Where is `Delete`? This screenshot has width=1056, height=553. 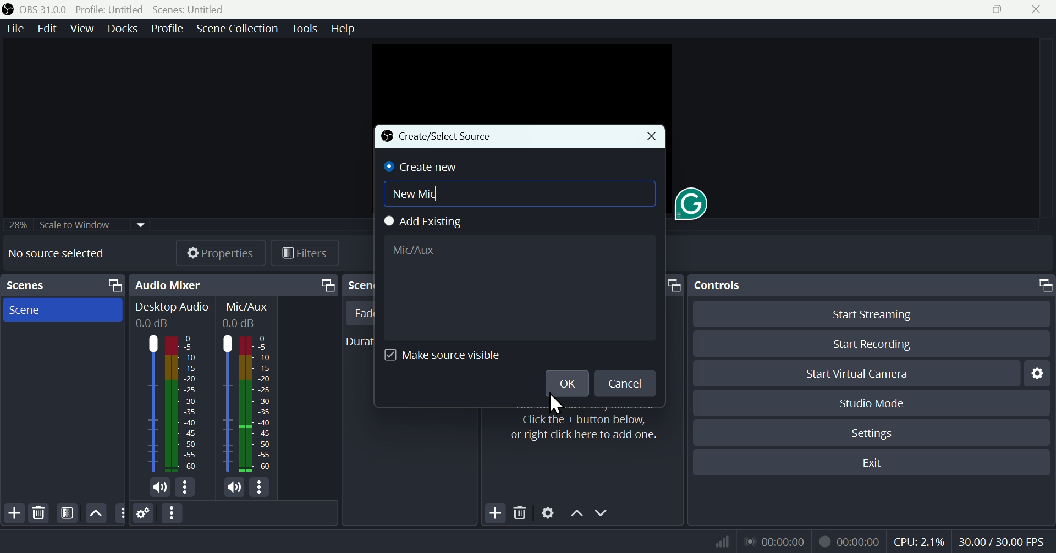 Delete is located at coordinates (38, 513).